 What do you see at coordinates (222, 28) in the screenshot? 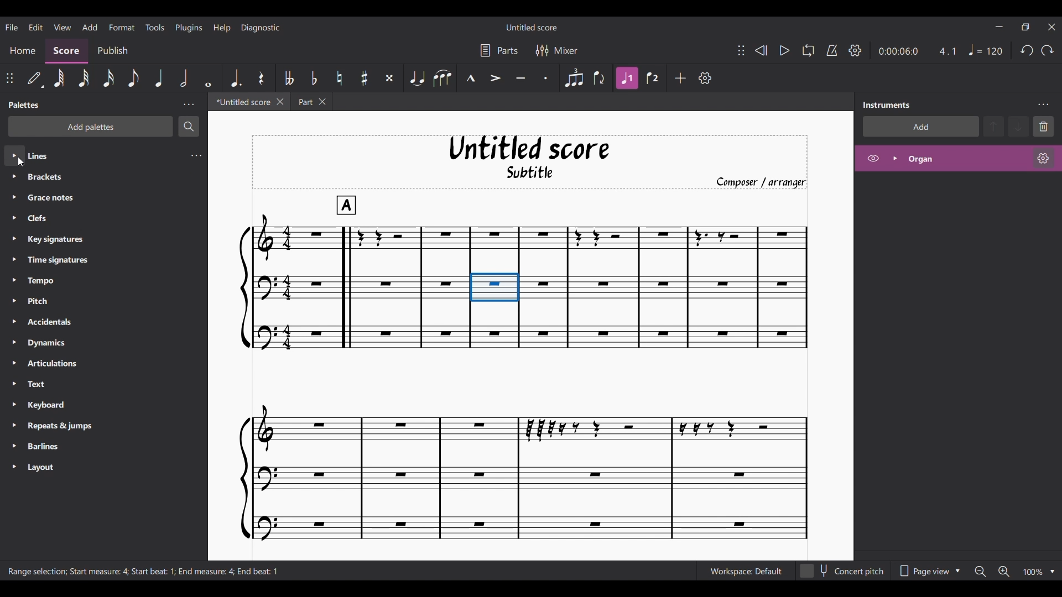
I see `Help menu` at bounding box center [222, 28].